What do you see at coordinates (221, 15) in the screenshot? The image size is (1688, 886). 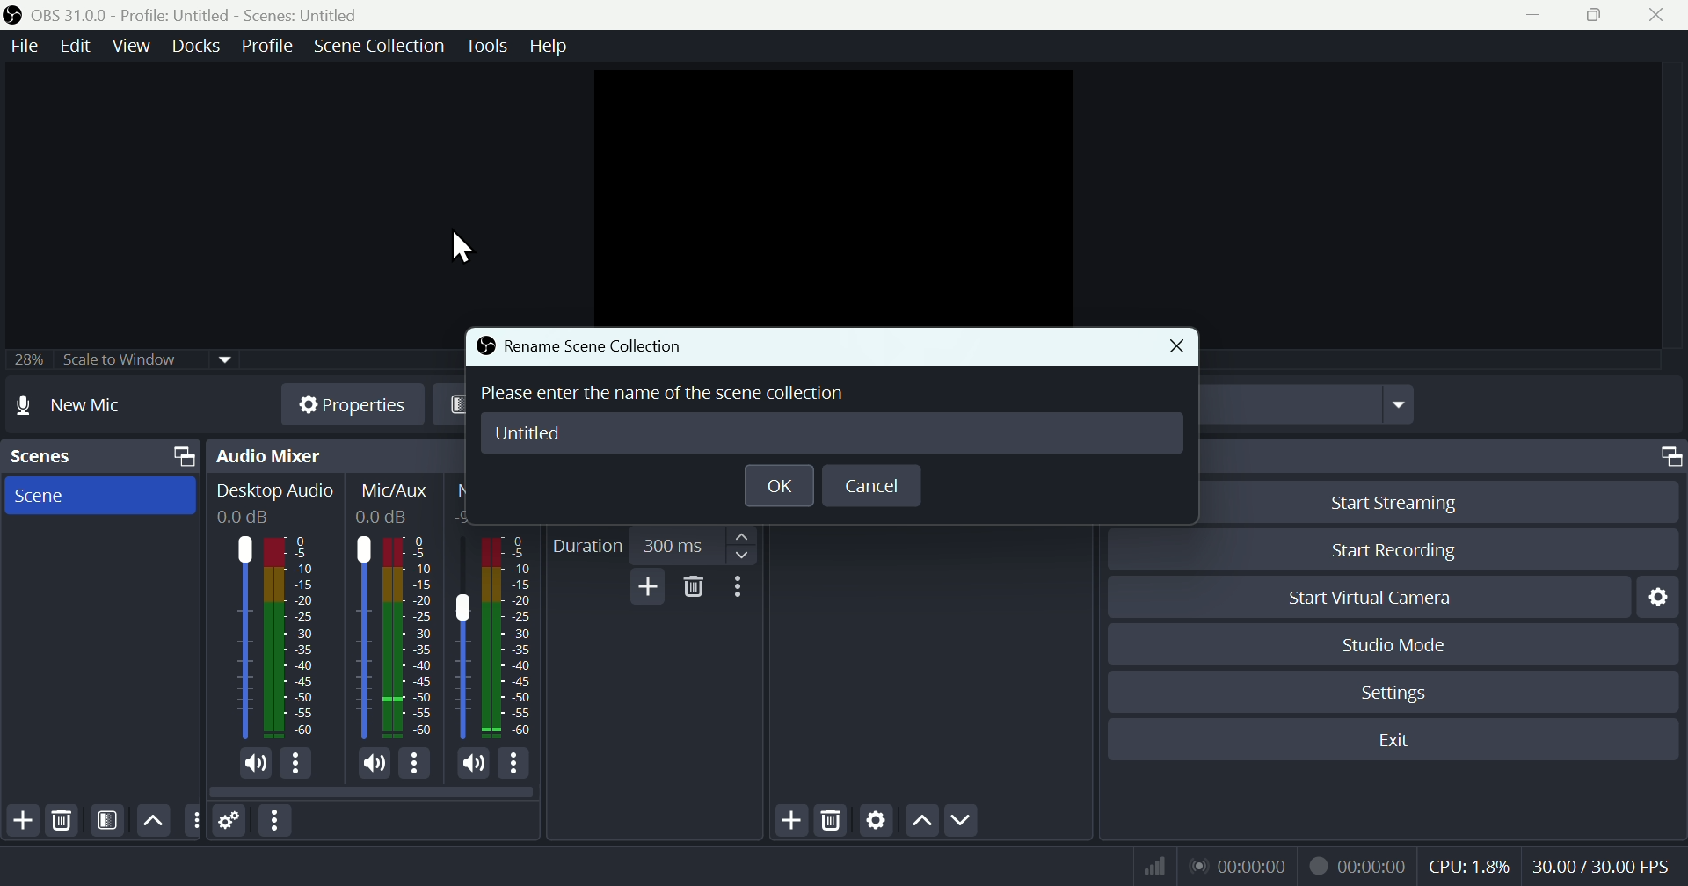 I see `OBS 31 .0 .0 profile: untitled scenes: untitled` at bounding box center [221, 15].